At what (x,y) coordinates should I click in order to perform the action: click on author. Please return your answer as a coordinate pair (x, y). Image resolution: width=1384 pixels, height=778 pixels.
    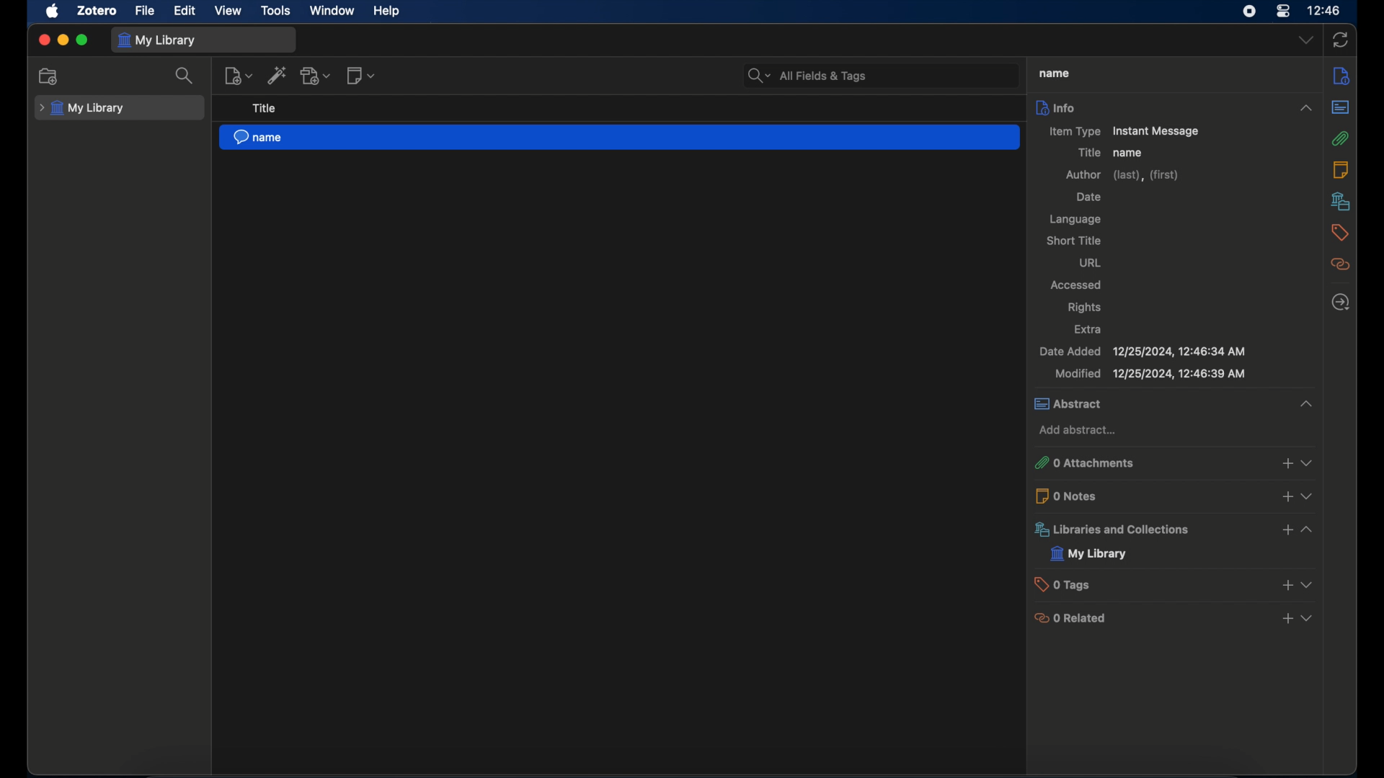
    Looking at the image, I should click on (1122, 174).